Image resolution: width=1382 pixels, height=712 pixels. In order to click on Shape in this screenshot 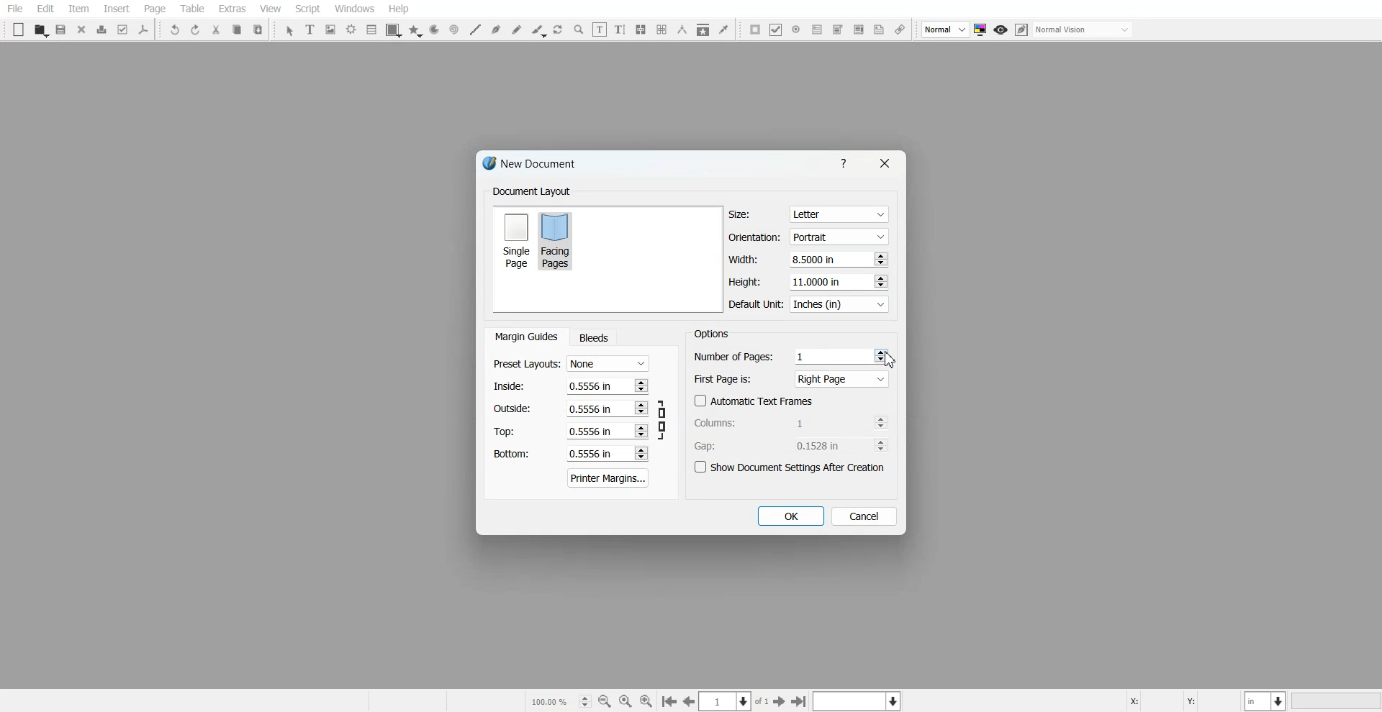, I will do `click(394, 30)`.